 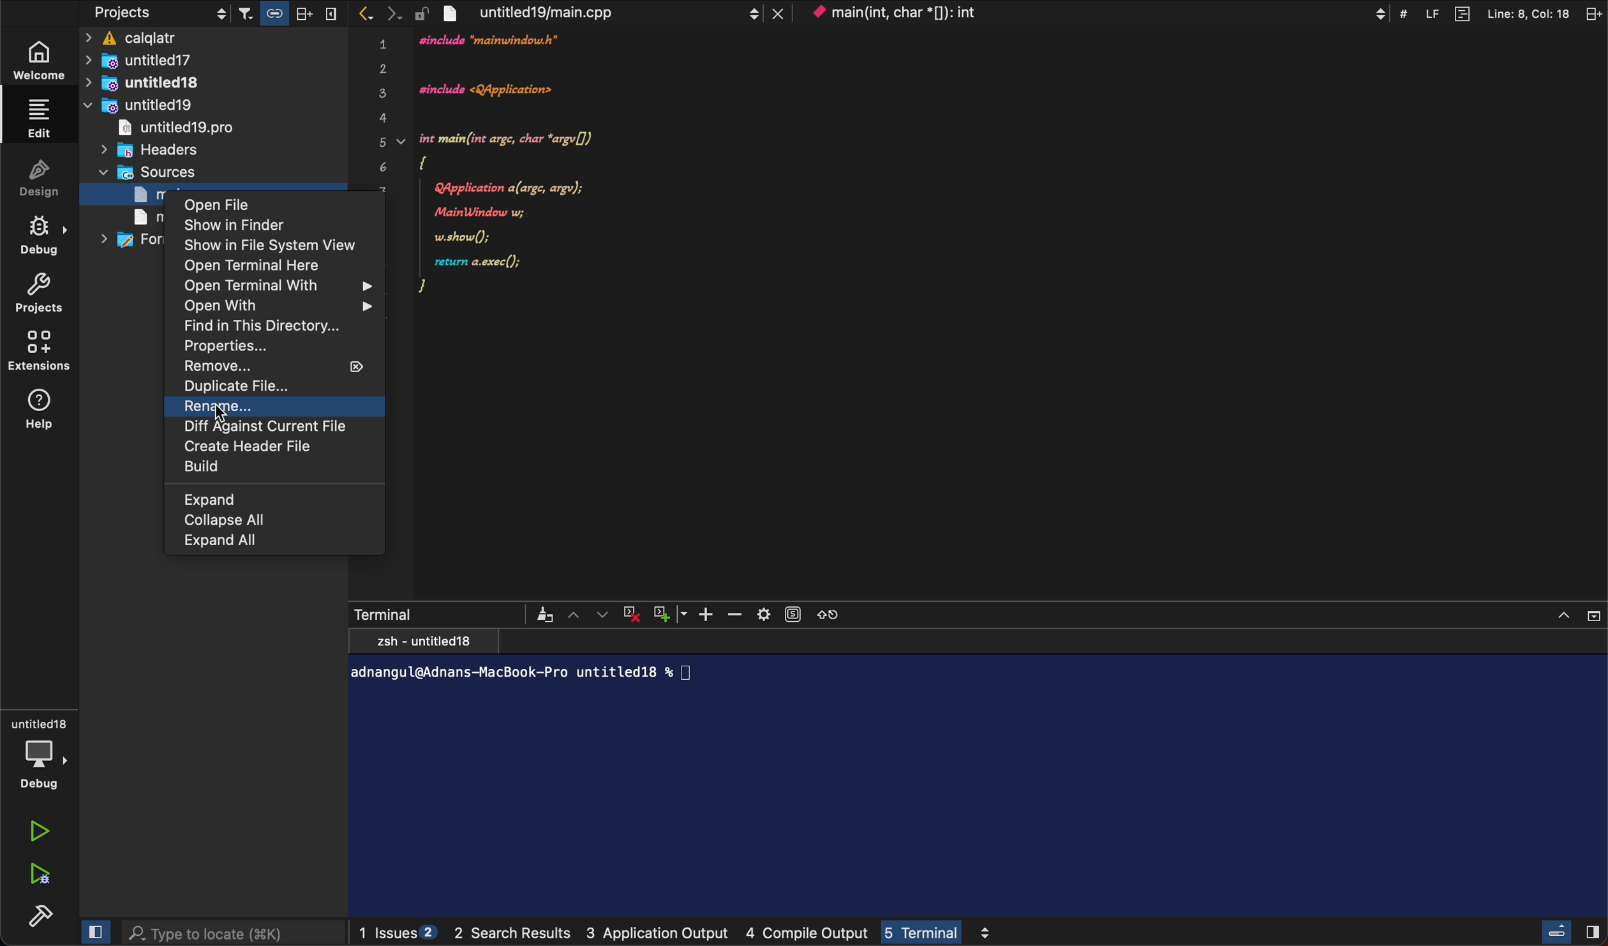 What do you see at coordinates (139, 217) in the screenshot?
I see `main window` at bounding box center [139, 217].